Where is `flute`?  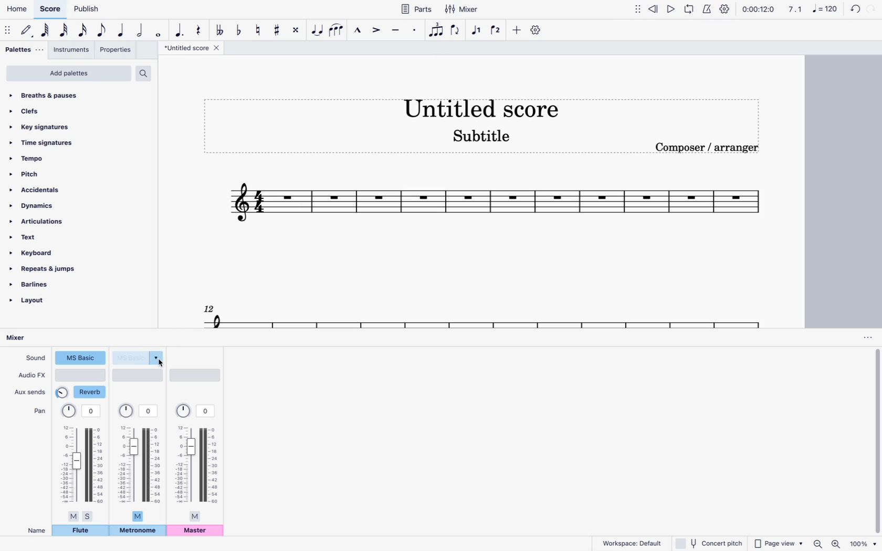 flute is located at coordinates (81, 532).